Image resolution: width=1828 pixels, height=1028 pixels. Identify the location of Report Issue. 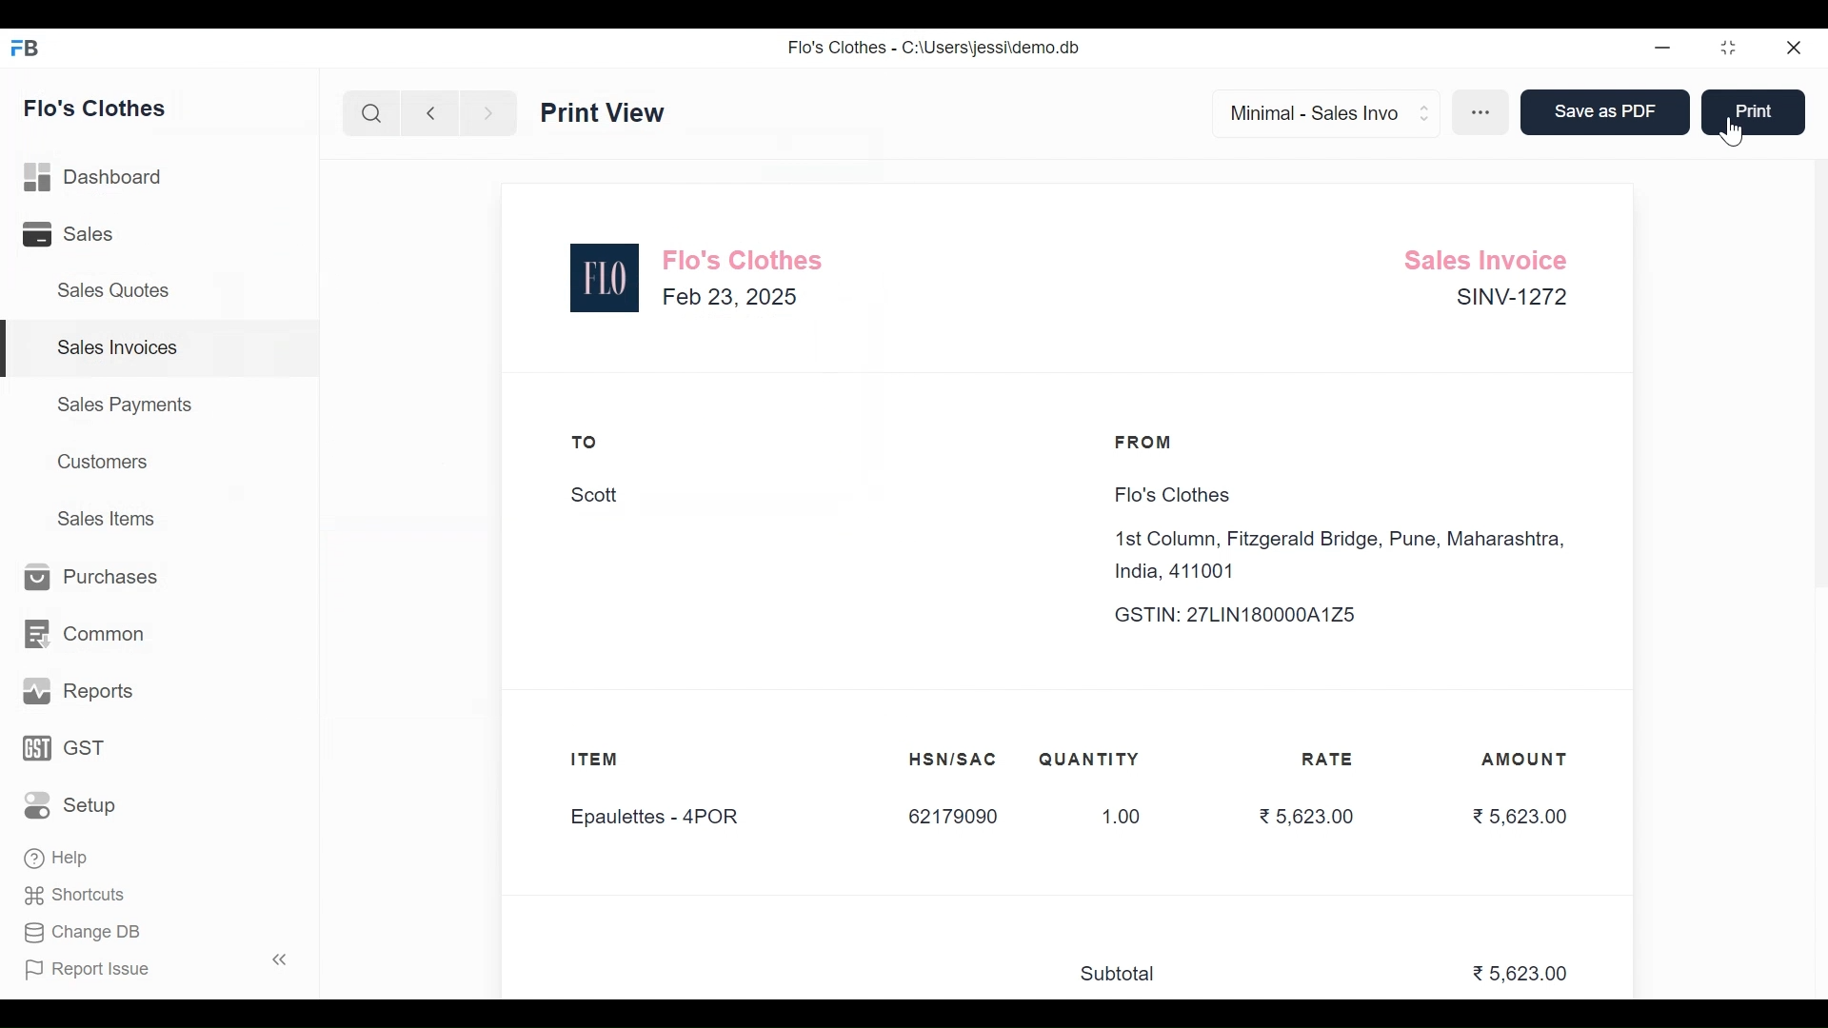
(150, 968).